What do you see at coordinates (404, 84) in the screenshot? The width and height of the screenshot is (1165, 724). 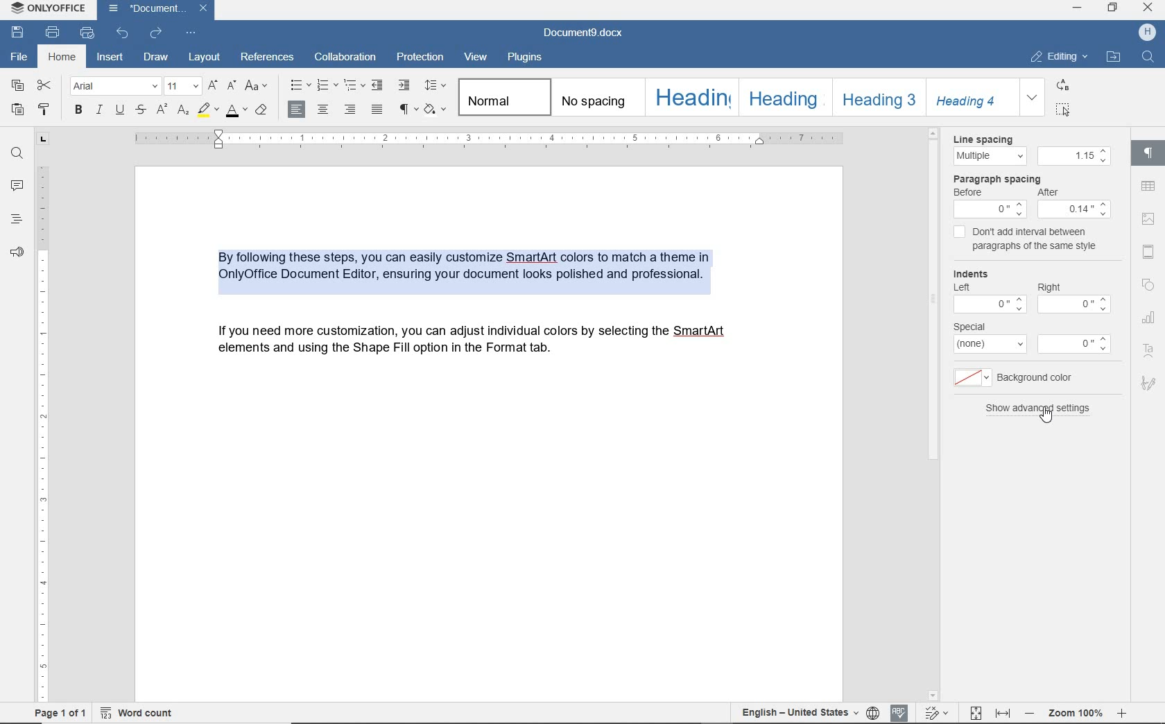 I see `increase indent` at bounding box center [404, 84].